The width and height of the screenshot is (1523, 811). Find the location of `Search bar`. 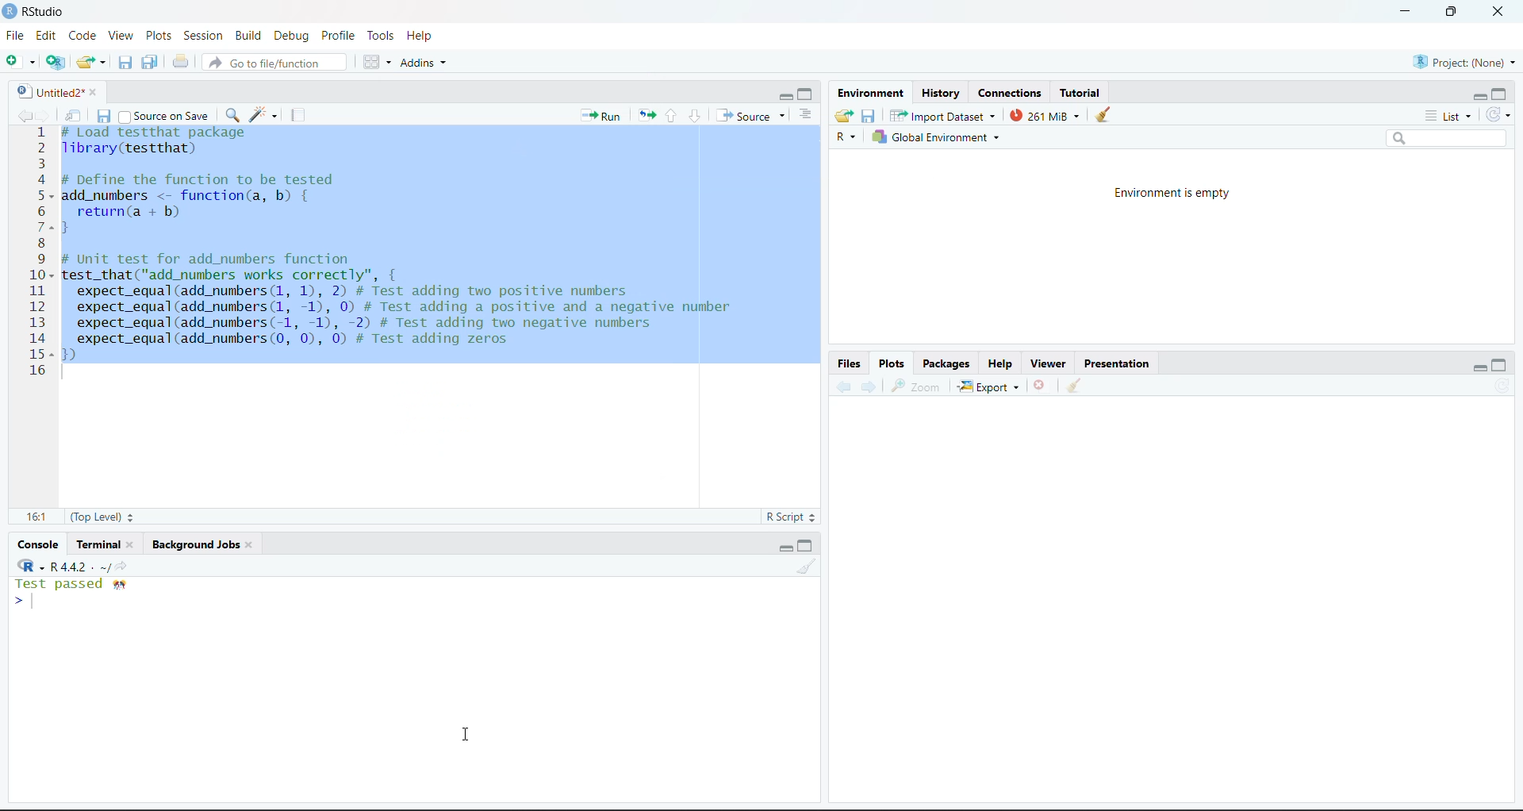

Search bar is located at coordinates (1446, 138).